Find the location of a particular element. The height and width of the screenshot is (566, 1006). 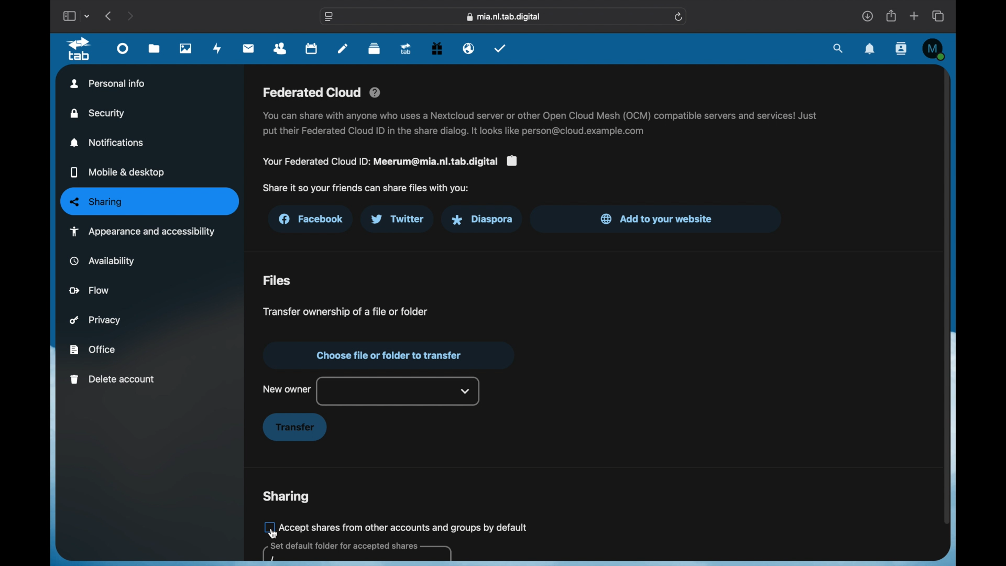

tab is located at coordinates (79, 49).